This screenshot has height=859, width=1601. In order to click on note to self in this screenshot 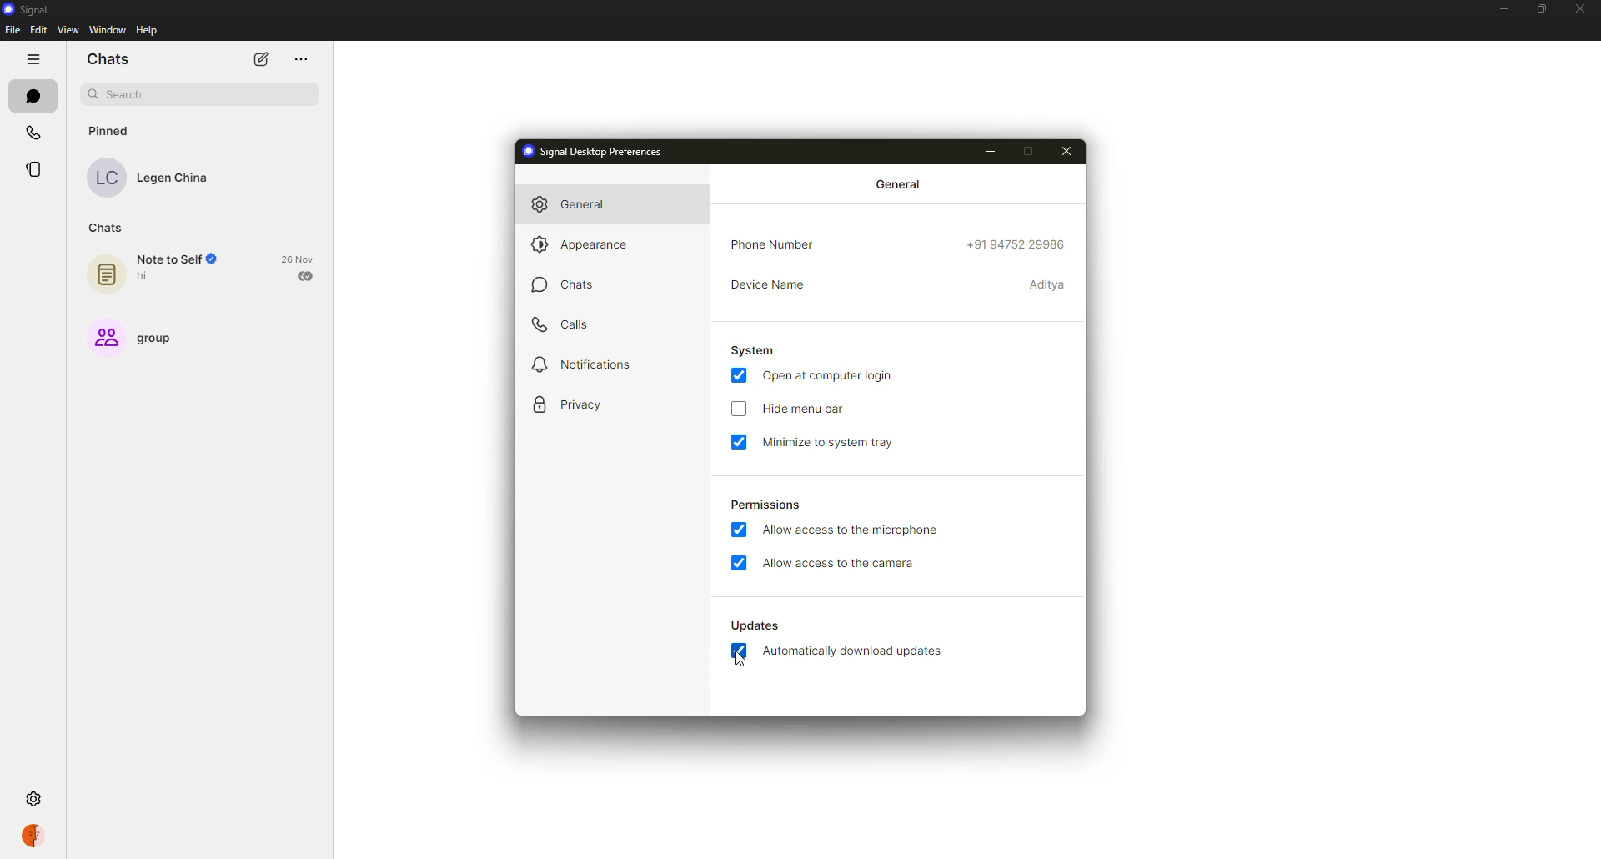, I will do `click(160, 270)`.